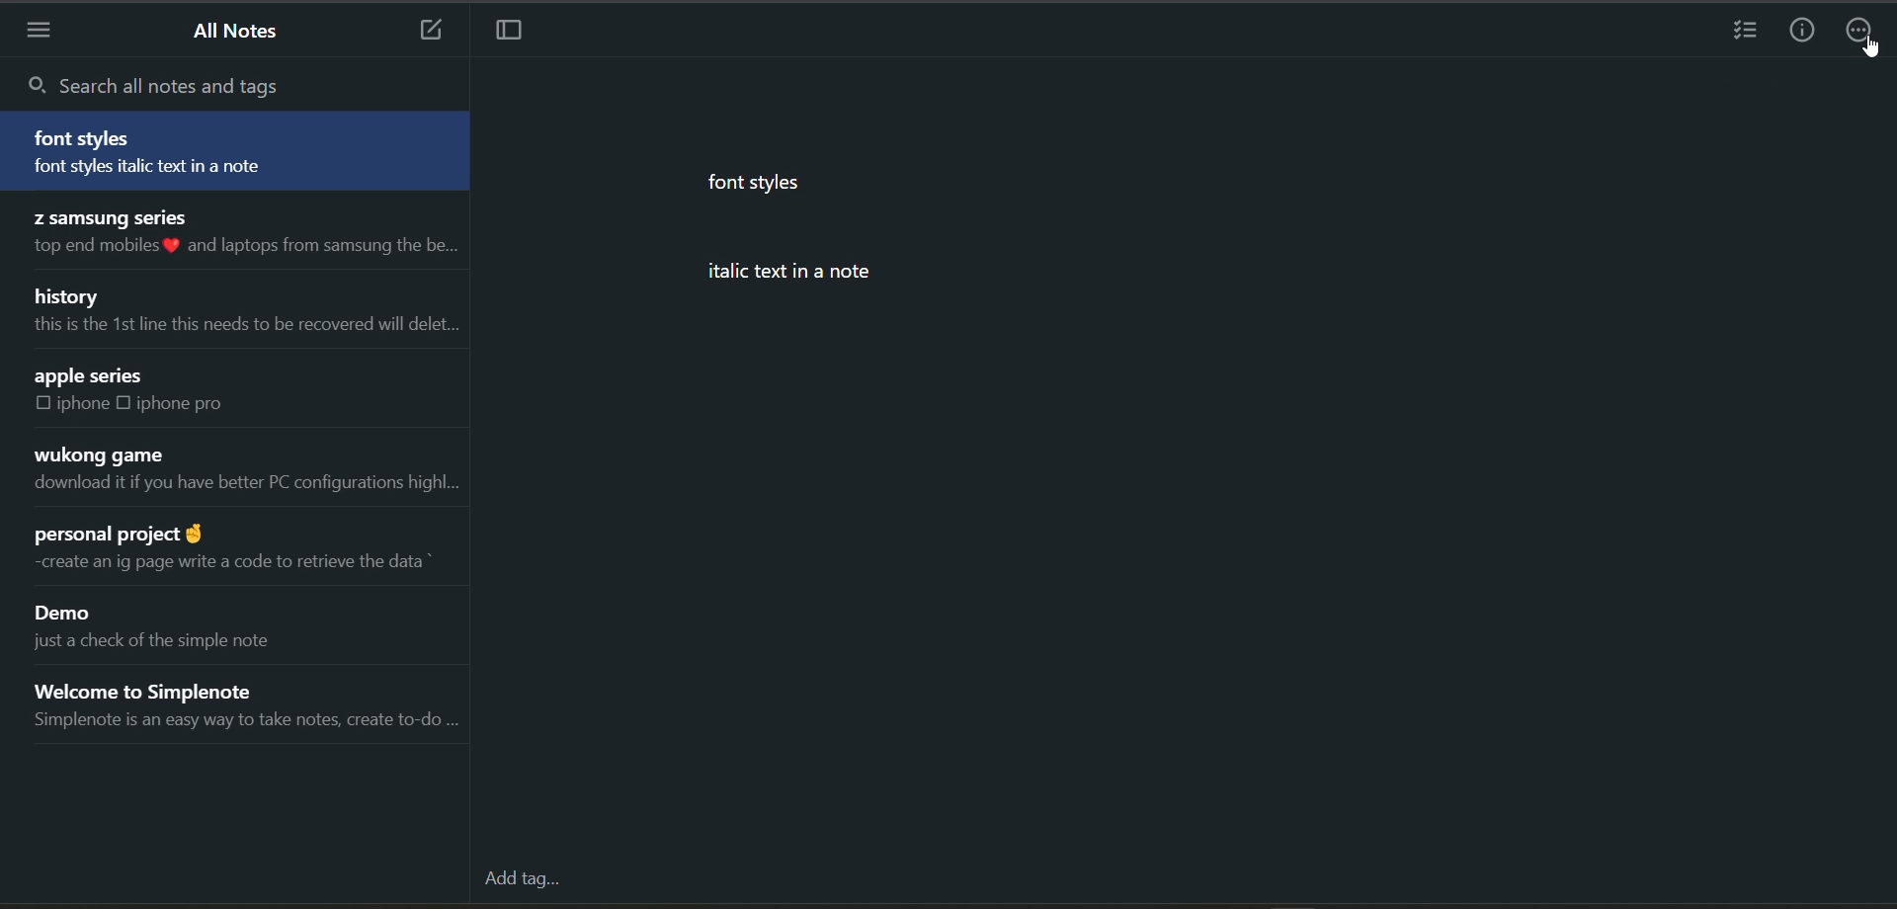 The height and width of the screenshot is (909, 1897). Describe the element at coordinates (246, 313) in the screenshot. I see `note title and preview` at that location.